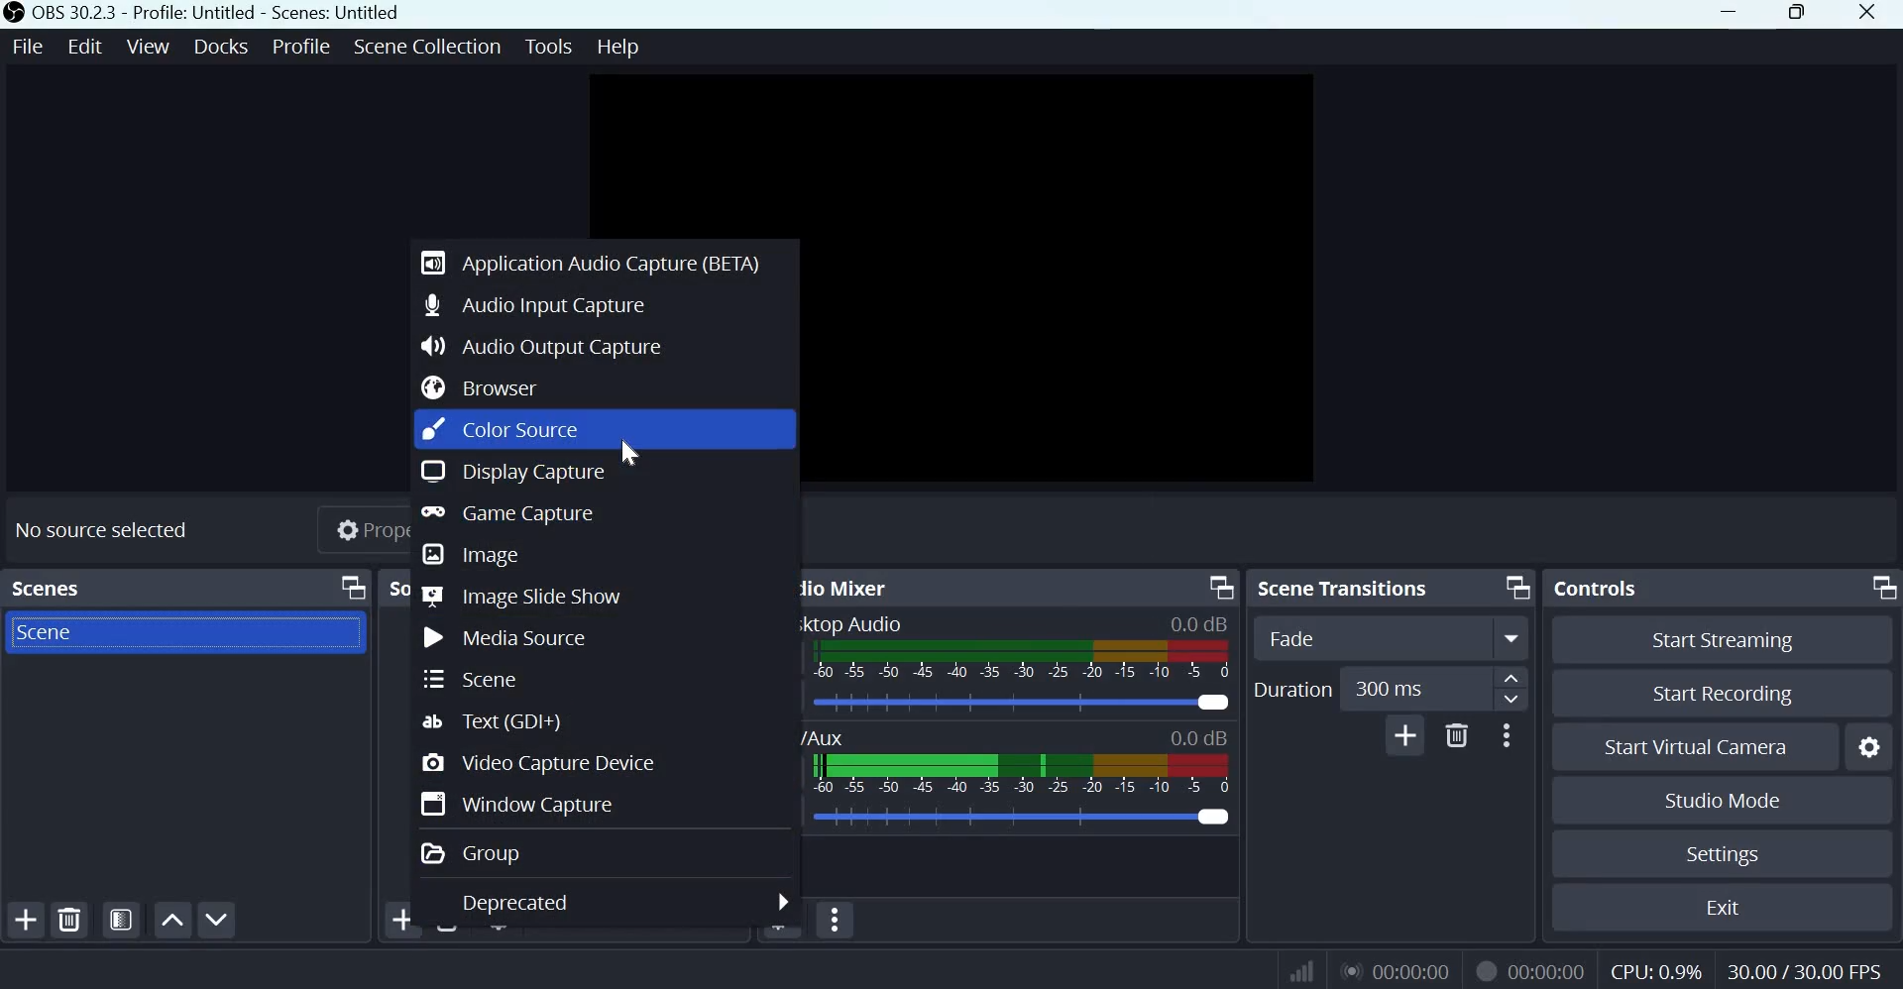 Image resolution: width=1903 pixels, height=989 pixels. What do you see at coordinates (498, 724) in the screenshot?
I see `Text (GDI+)` at bounding box center [498, 724].